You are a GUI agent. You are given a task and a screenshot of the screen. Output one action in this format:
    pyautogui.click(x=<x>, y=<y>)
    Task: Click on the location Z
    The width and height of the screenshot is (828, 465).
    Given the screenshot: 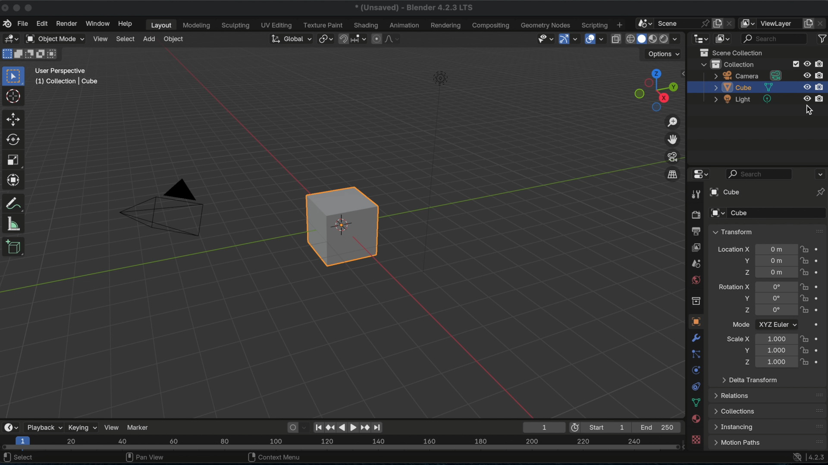 What is the action you would take?
    pyautogui.click(x=743, y=273)
    